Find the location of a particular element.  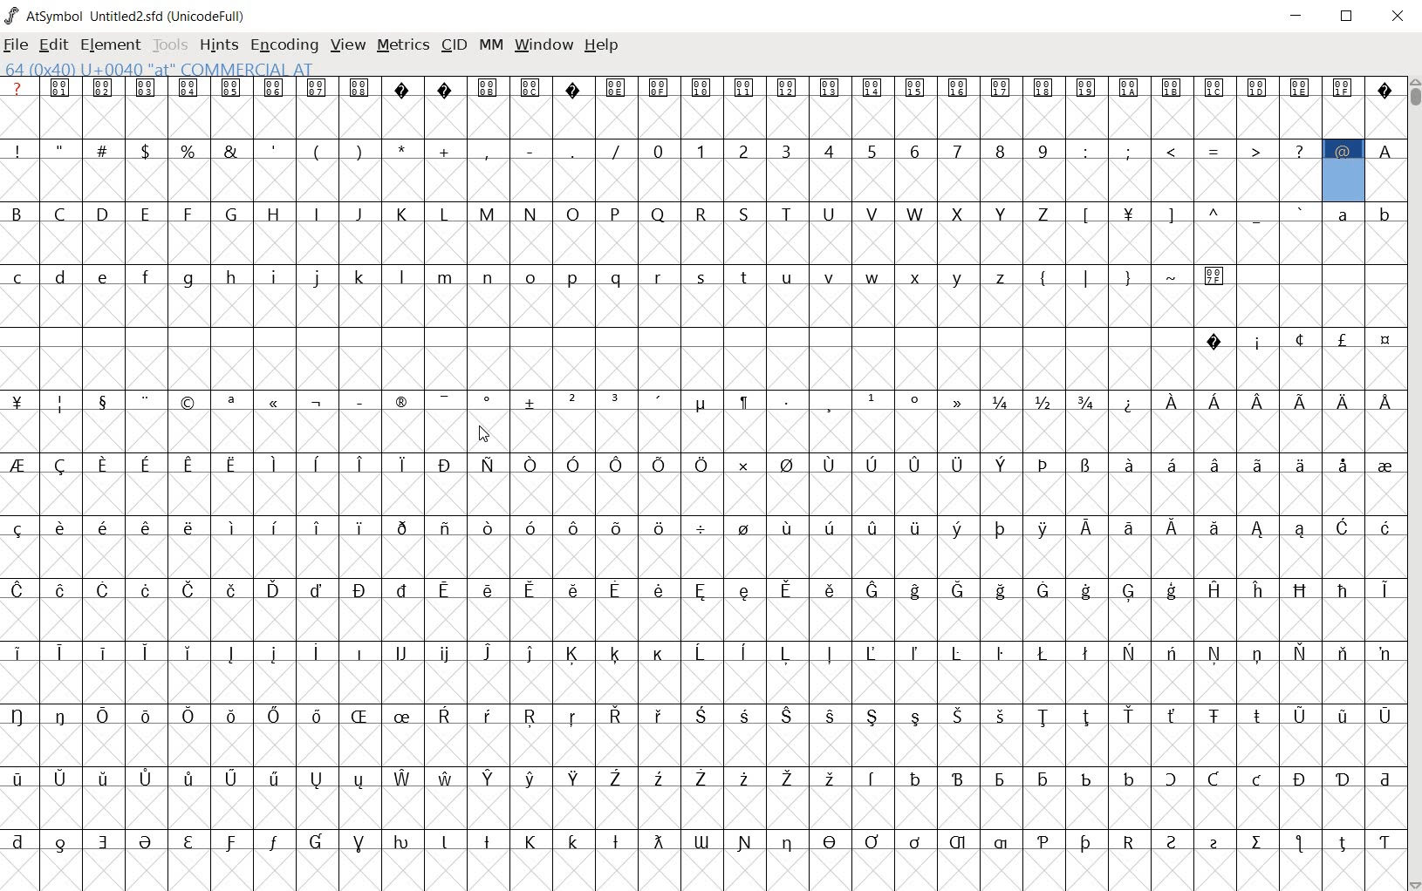

edit is located at coordinates (51, 46).